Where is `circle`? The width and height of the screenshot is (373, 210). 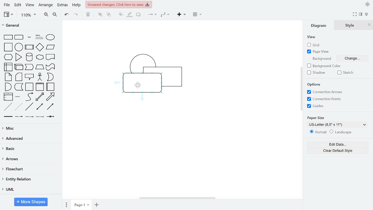 circle is located at coordinates (19, 48).